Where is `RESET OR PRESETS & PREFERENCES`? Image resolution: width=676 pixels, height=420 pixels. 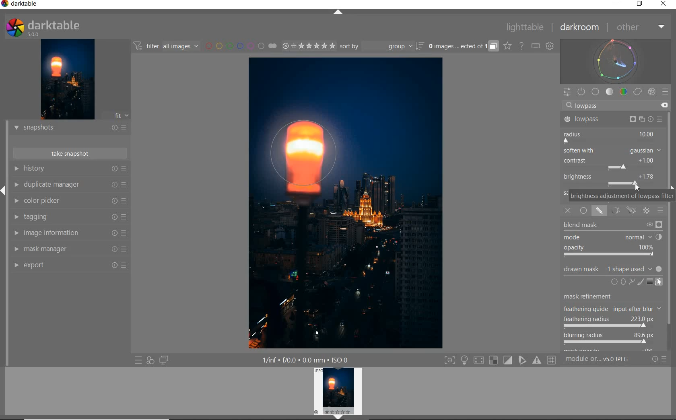 RESET OR PRESETS & PREFERENCES is located at coordinates (662, 359).